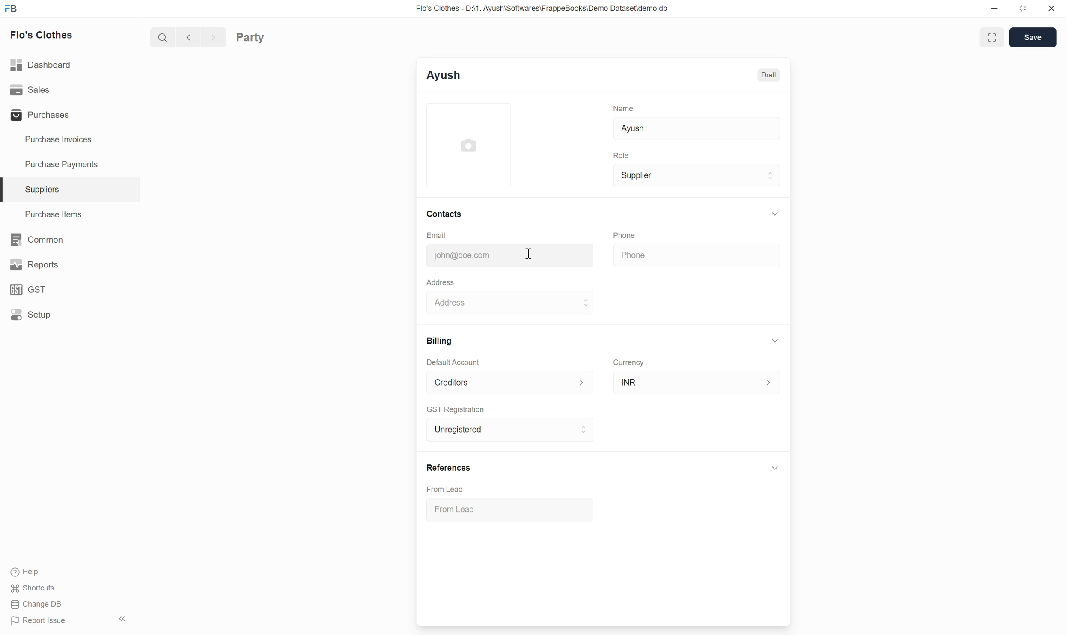 This screenshot has width=1066, height=635. What do you see at coordinates (11, 9) in the screenshot?
I see `Frappe Books logo` at bounding box center [11, 9].